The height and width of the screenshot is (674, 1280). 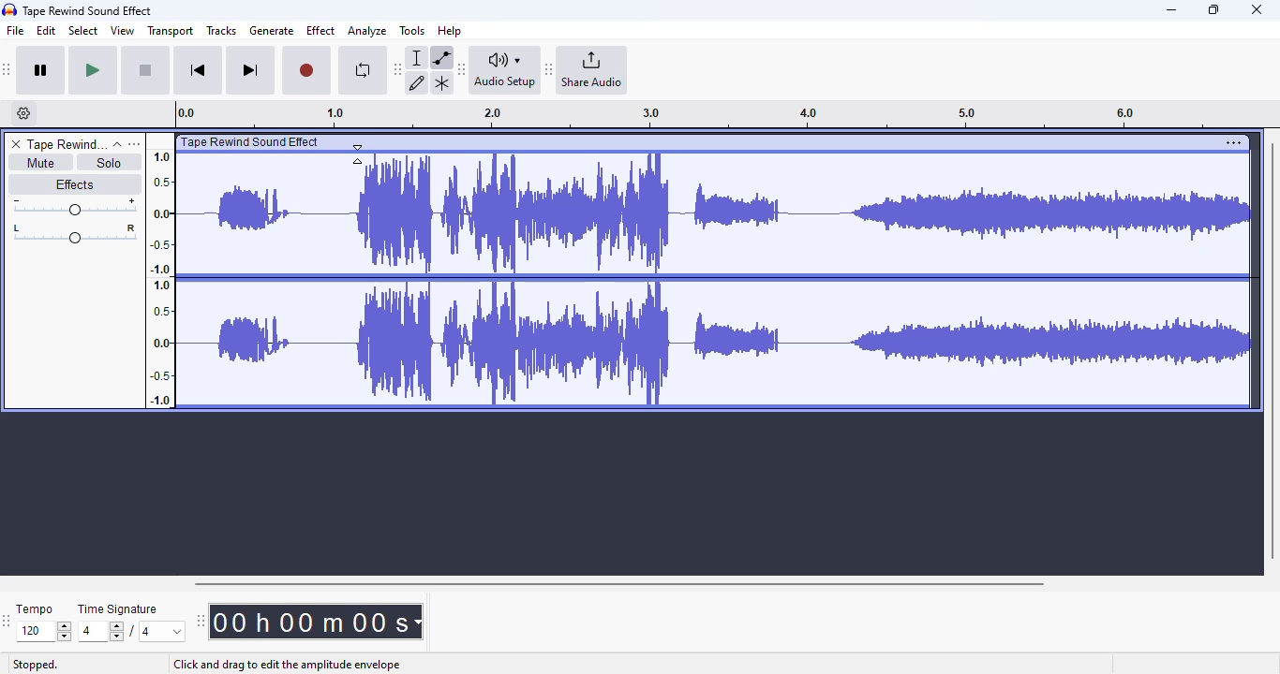 What do you see at coordinates (47, 31) in the screenshot?
I see `edit` at bounding box center [47, 31].